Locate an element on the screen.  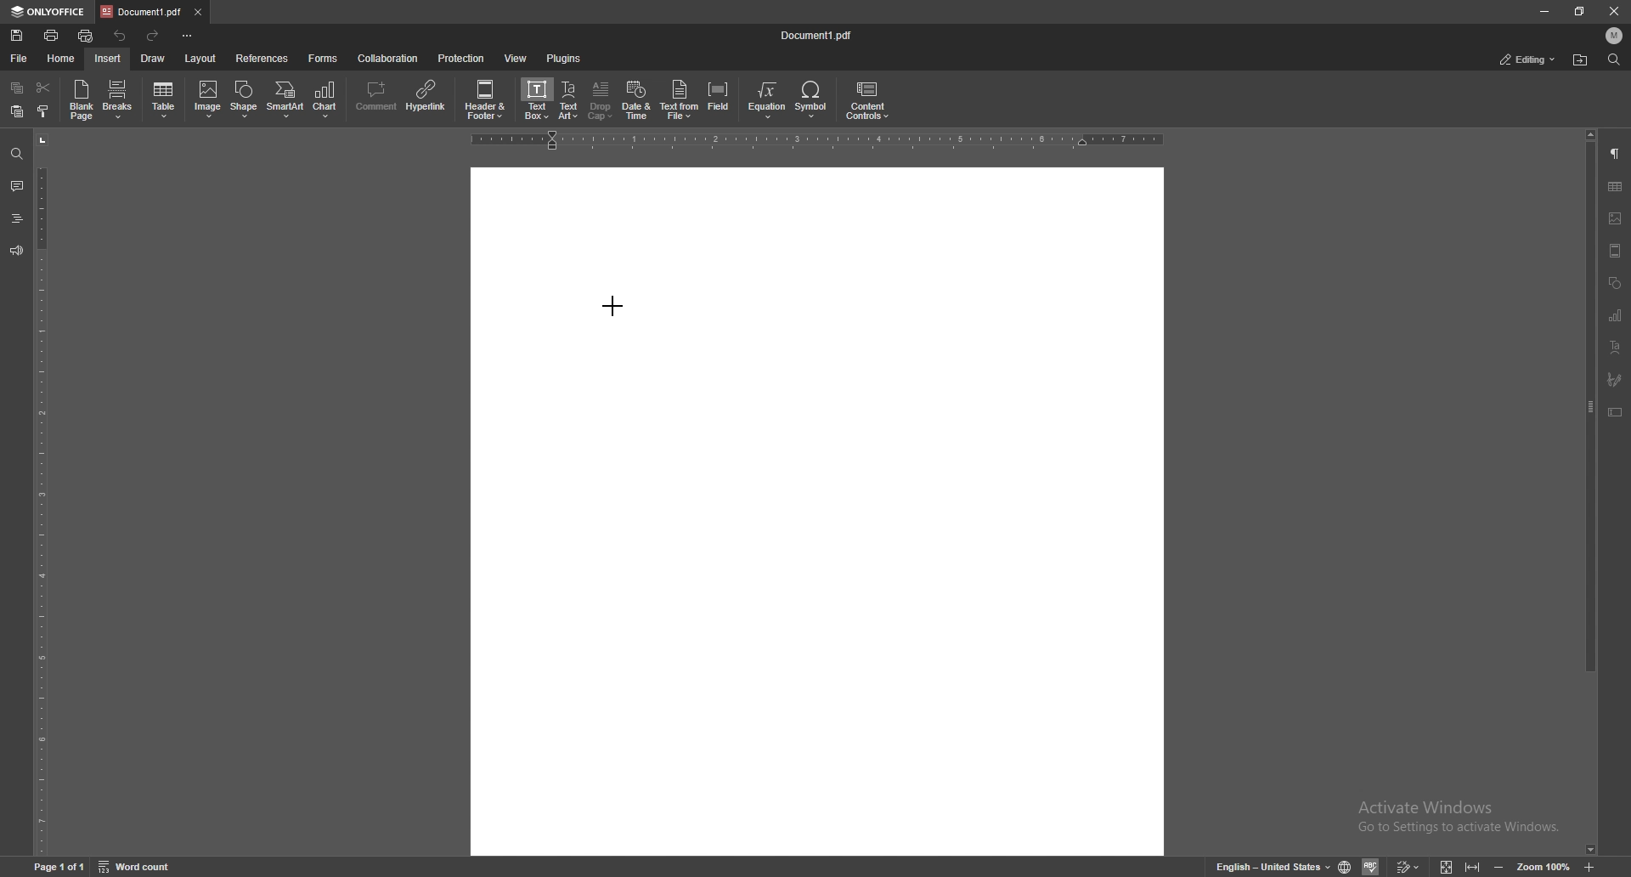
shapes is located at coordinates (1615, 283).